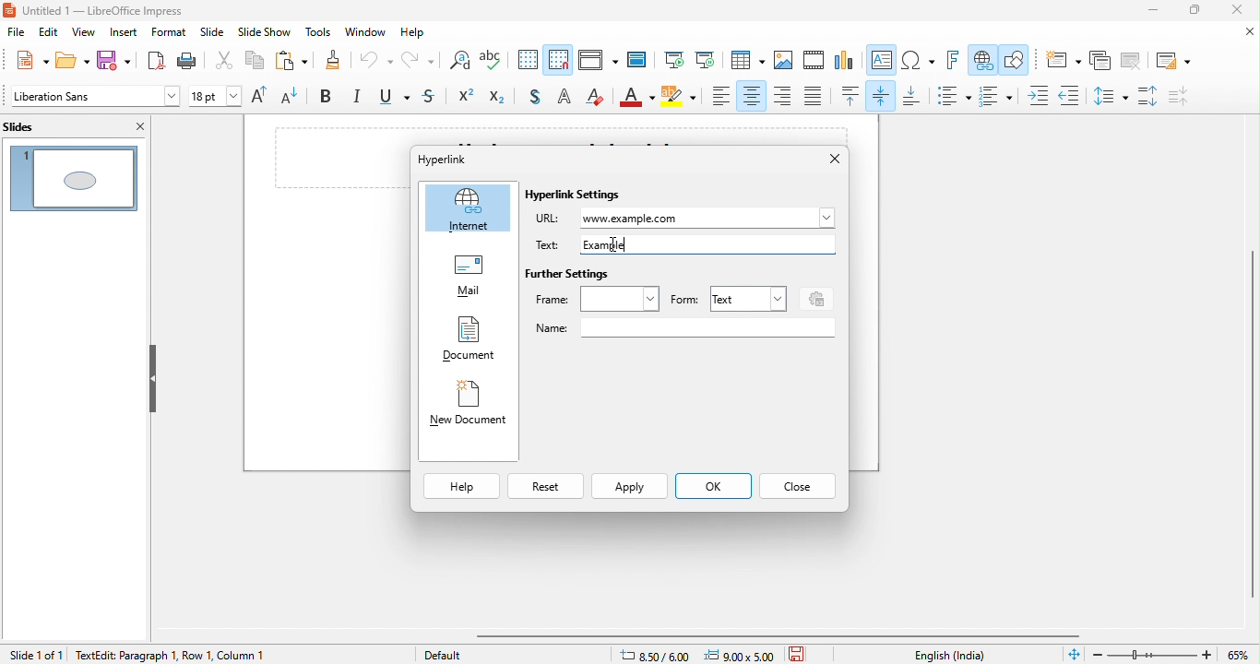  I want to click on start from first slide, so click(673, 61).